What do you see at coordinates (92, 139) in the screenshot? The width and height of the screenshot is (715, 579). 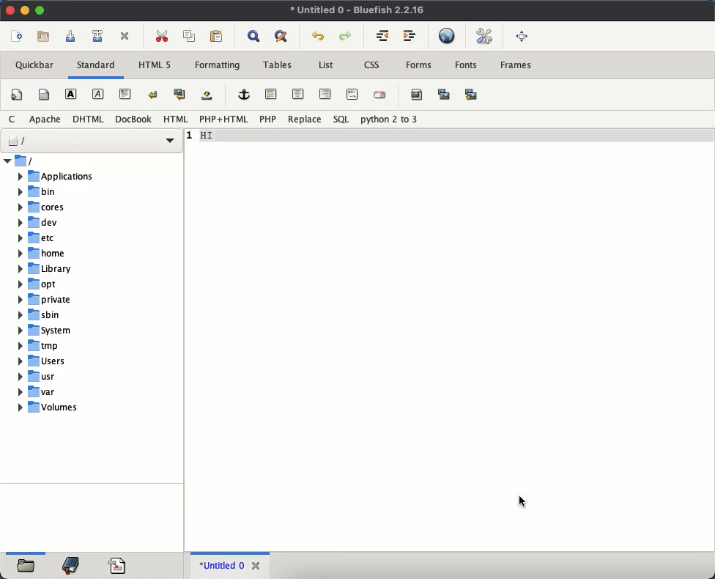 I see `filter` at bounding box center [92, 139].